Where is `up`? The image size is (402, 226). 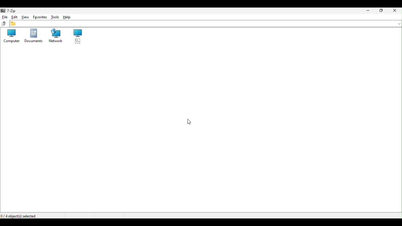
up is located at coordinates (3, 24).